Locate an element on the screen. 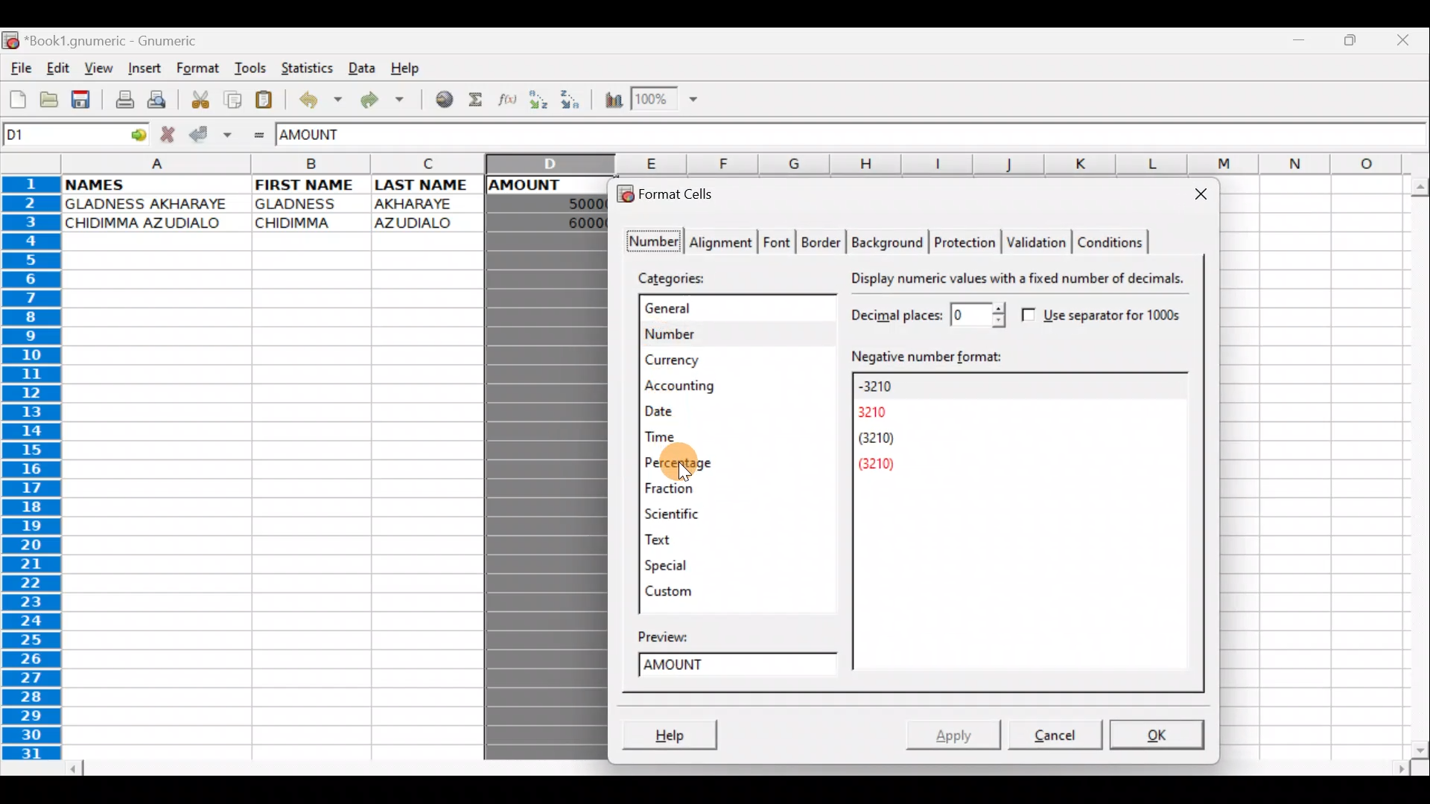 This screenshot has width=1430, height=804. Print file is located at coordinates (119, 98).